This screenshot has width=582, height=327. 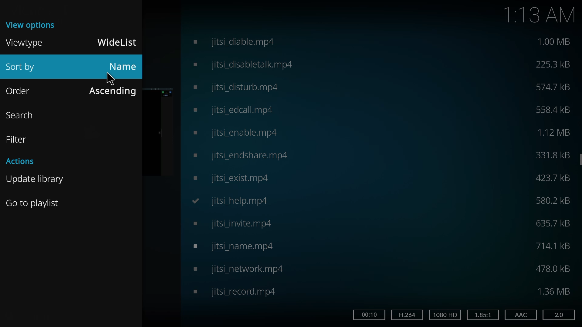 What do you see at coordinates (555, 291) in the screenshot?
I see `size` at bounding box center [555, 291].